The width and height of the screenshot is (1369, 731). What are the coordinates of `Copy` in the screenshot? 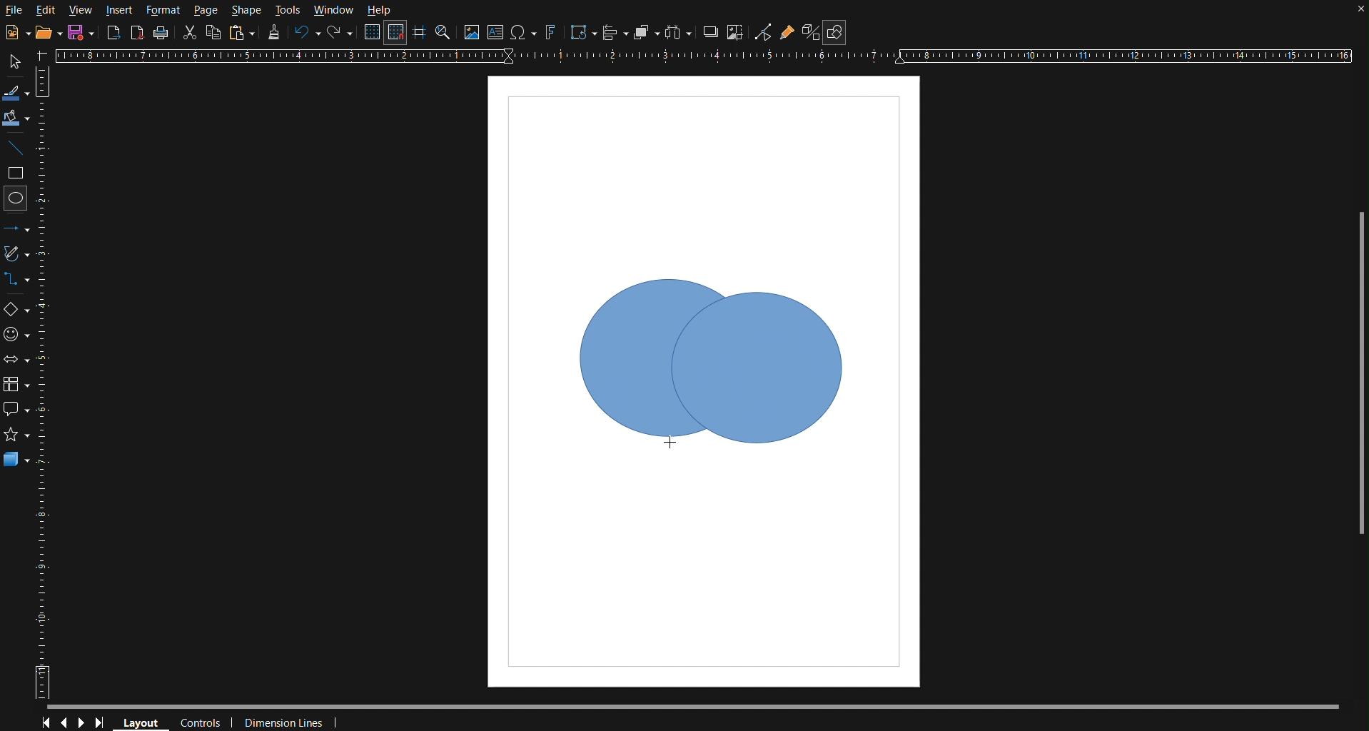 It's located at (213, 32).